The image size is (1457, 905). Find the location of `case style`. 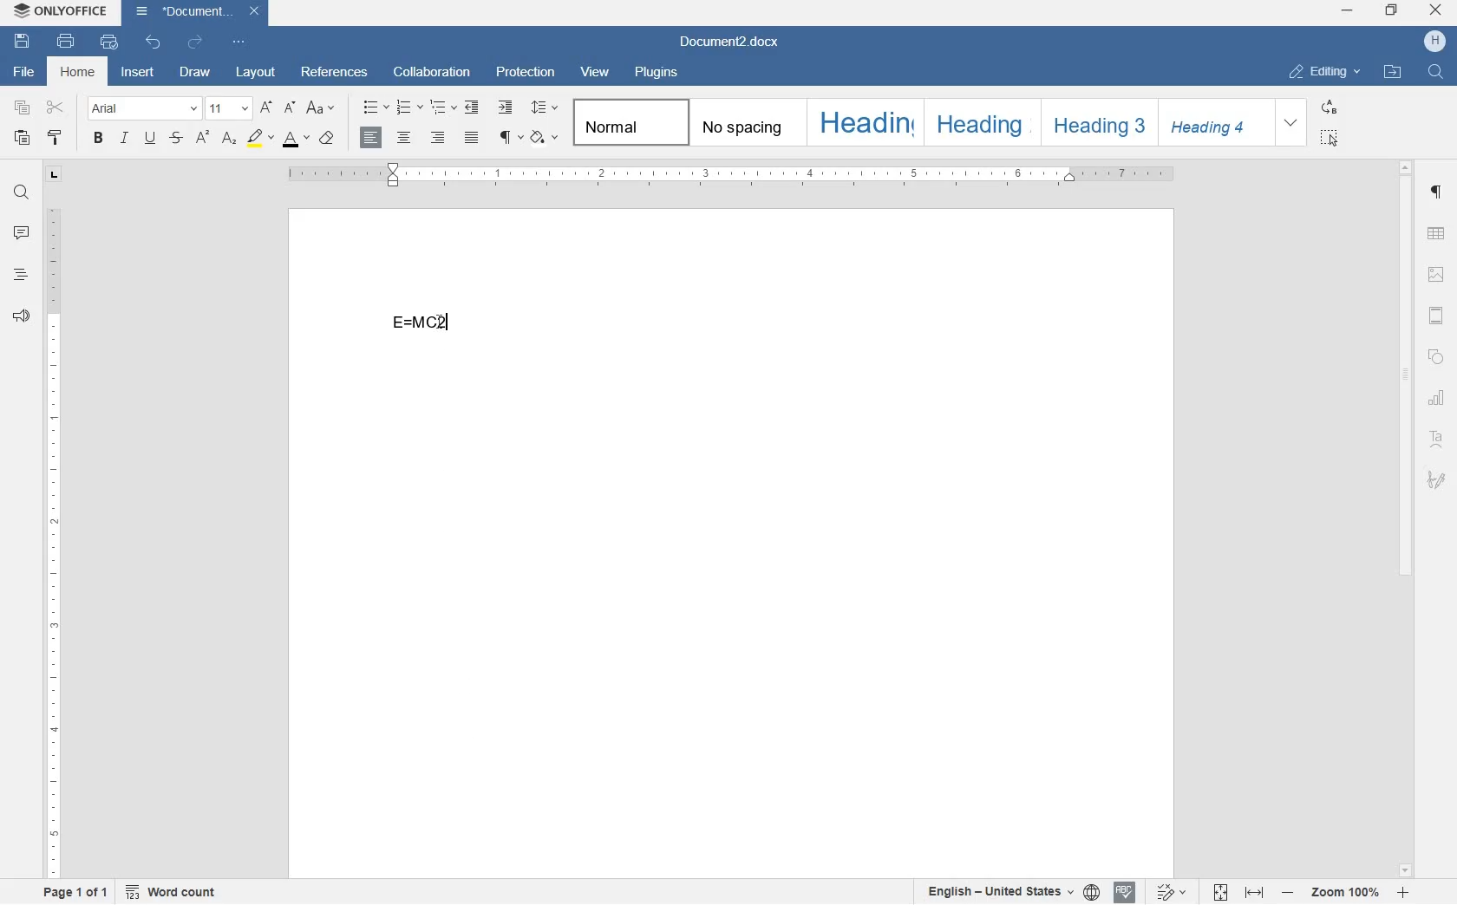

case style is located at coordinates (329, 140).